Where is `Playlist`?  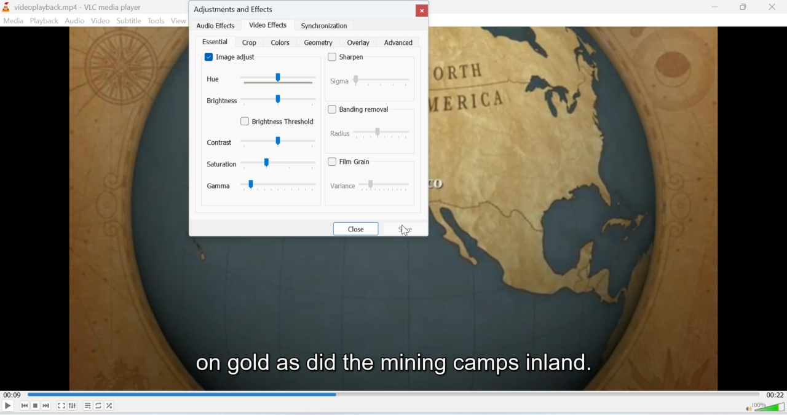 Playlist is located at coordinates (87, 405).